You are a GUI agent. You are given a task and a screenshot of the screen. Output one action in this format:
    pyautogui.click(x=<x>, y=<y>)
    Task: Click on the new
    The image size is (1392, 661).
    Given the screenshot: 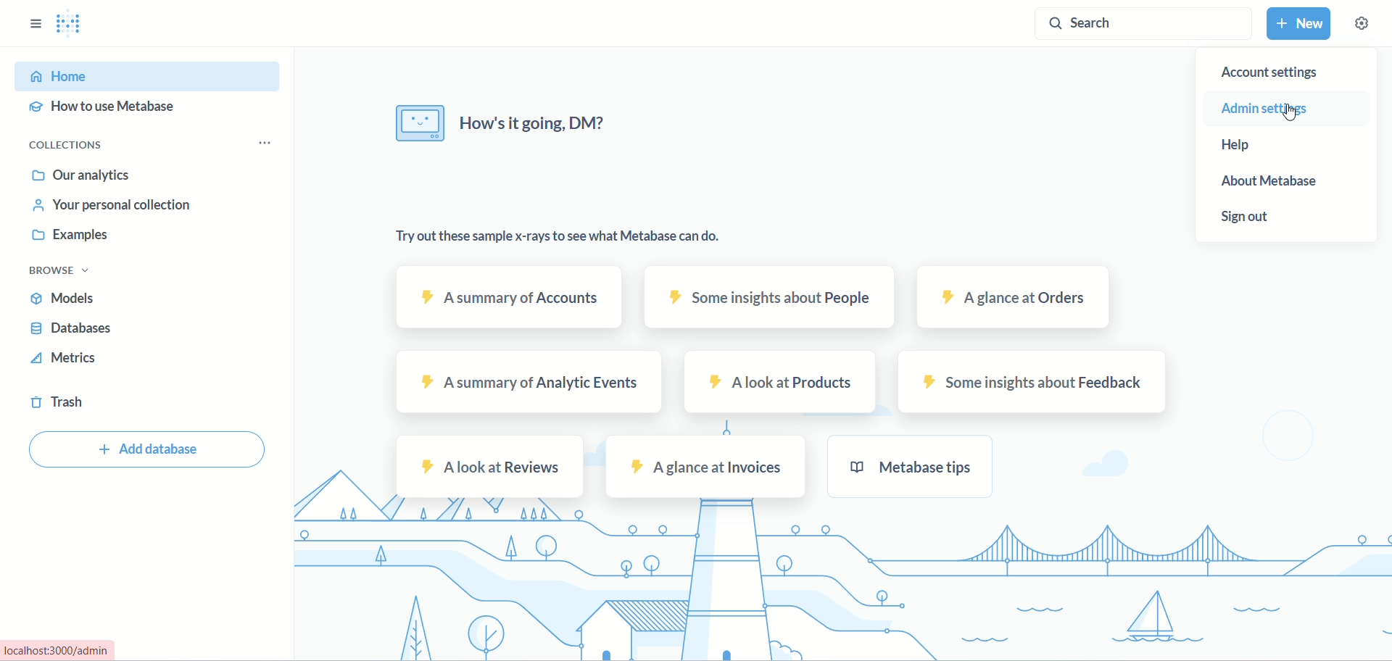 What is the action you would take?
    pyautogui.click(x=1298, y=23)
    